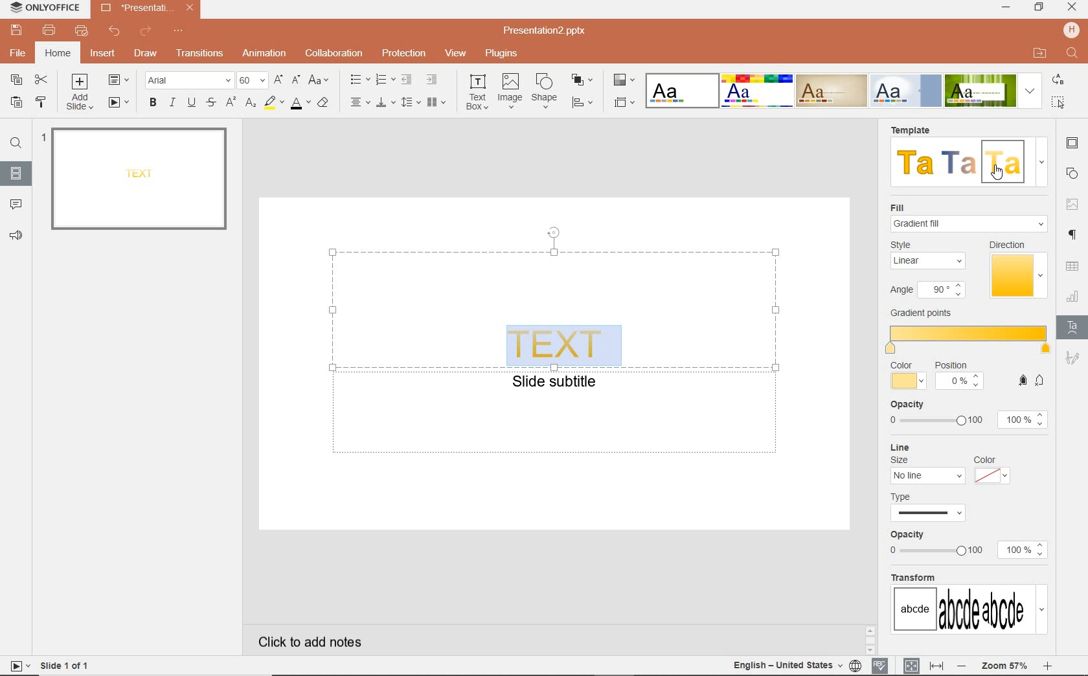 The width and height of the screenshot is (1088, 676). I want to click on hp, so click(1071, 29).